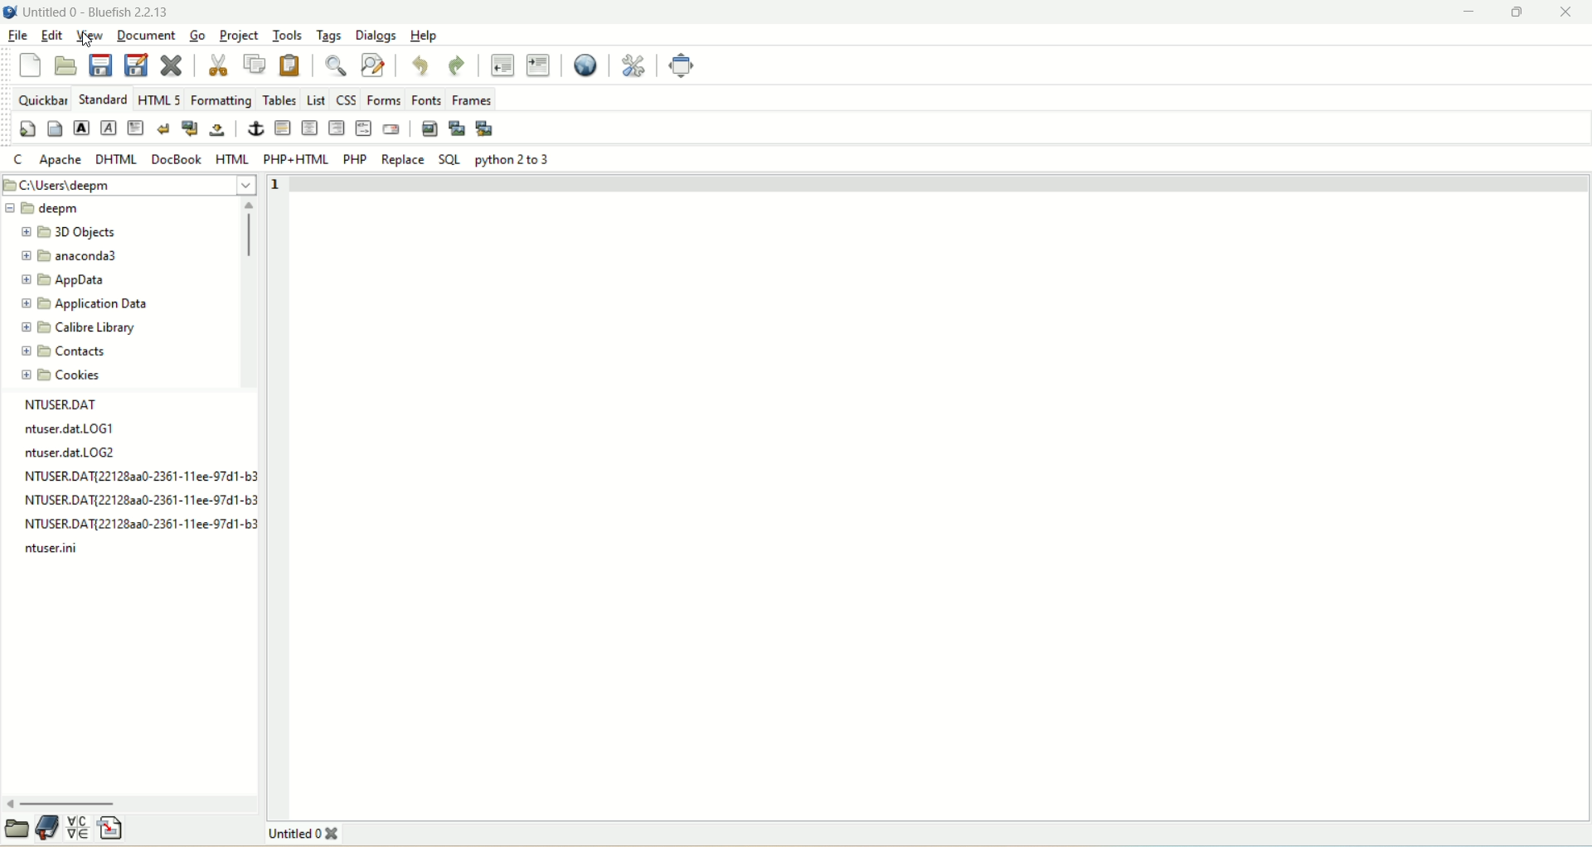  What do you see at coordinates (393, 128) in the screenshot?
I see `email` at bounding box center [393, 128].